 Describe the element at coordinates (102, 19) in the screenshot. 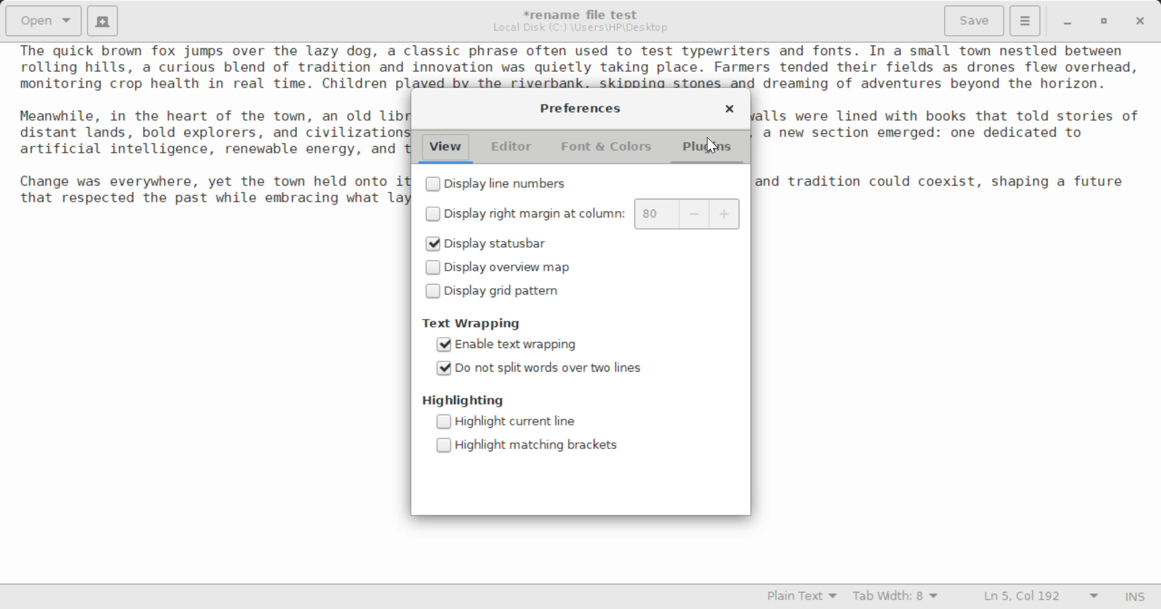

I see `Create New Document` at that location.